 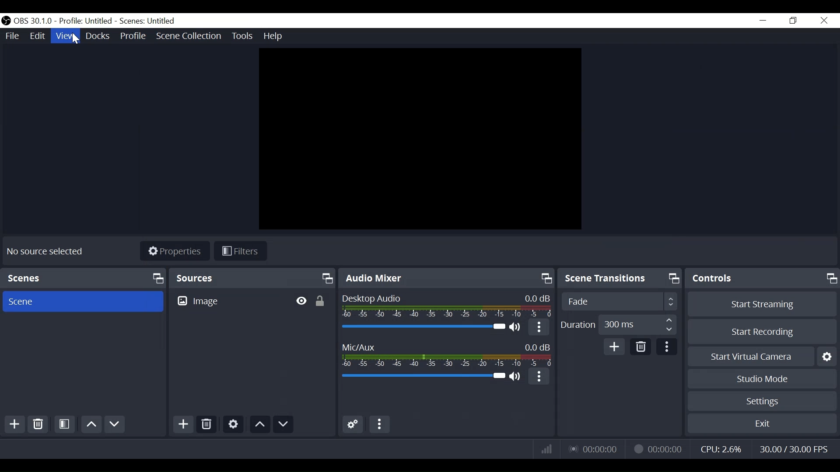 I want to click on move down, so click(x=284, y=424).